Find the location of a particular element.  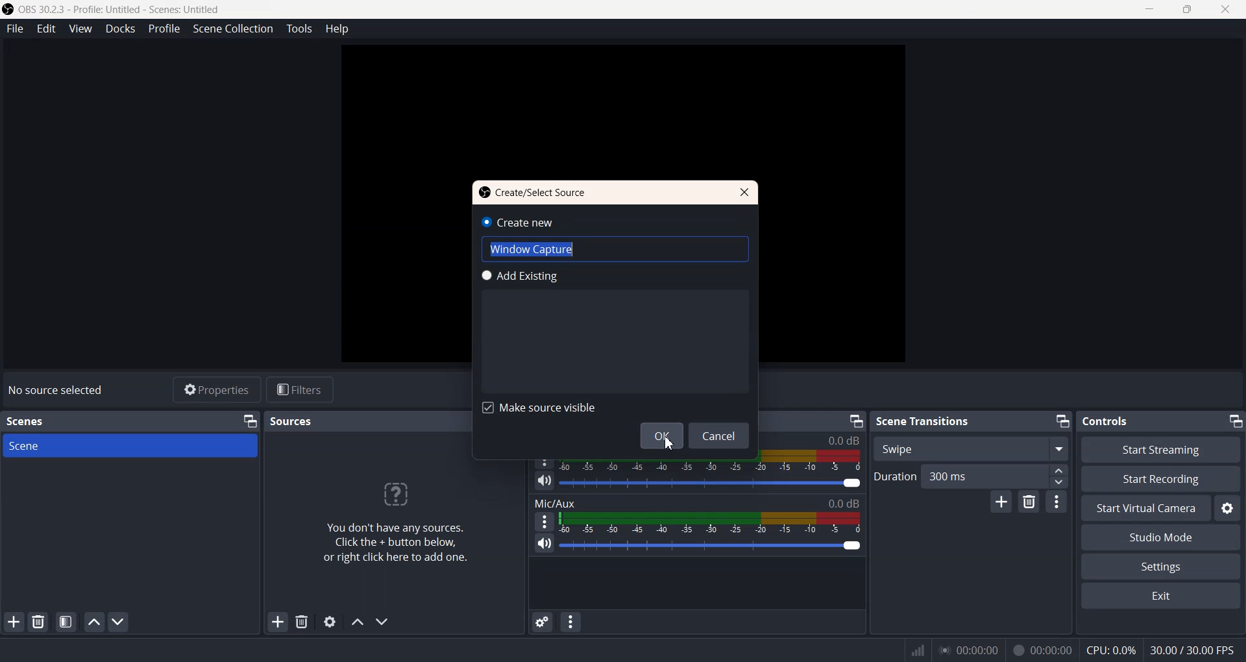

Minimize is located at coordinates (856, 421).